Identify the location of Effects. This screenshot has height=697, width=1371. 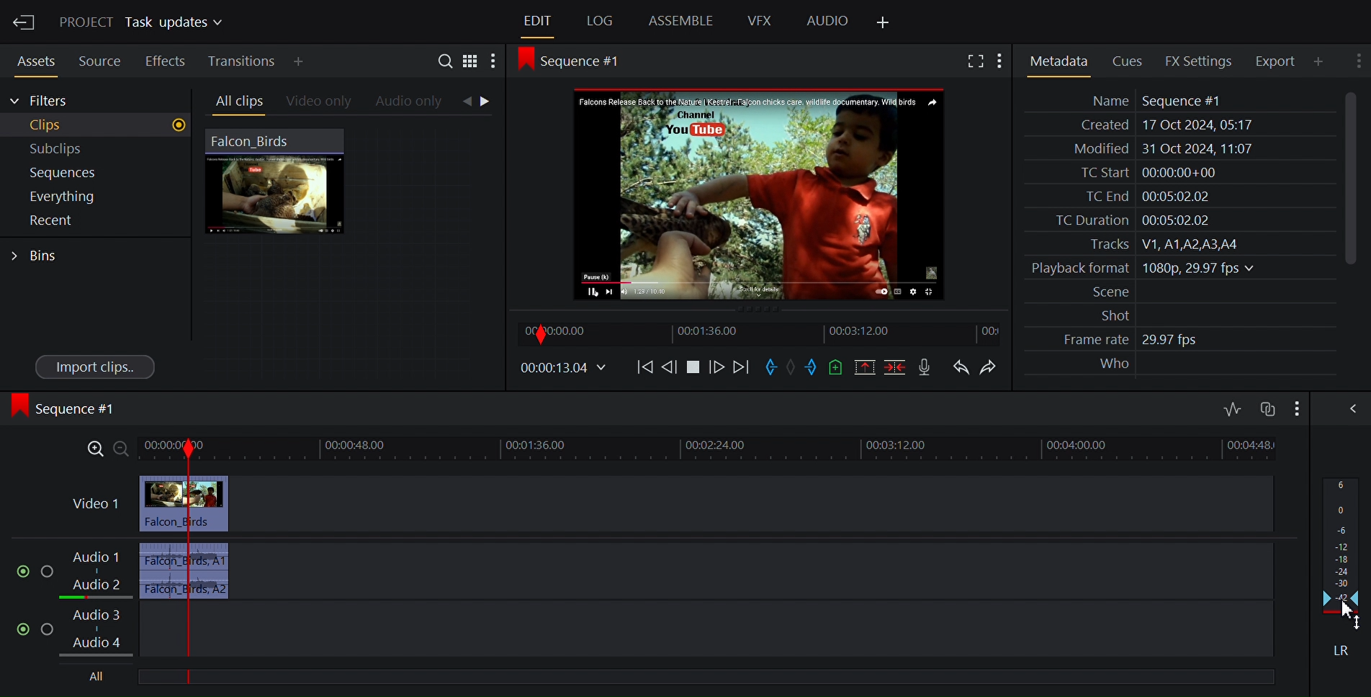
(165, 61).